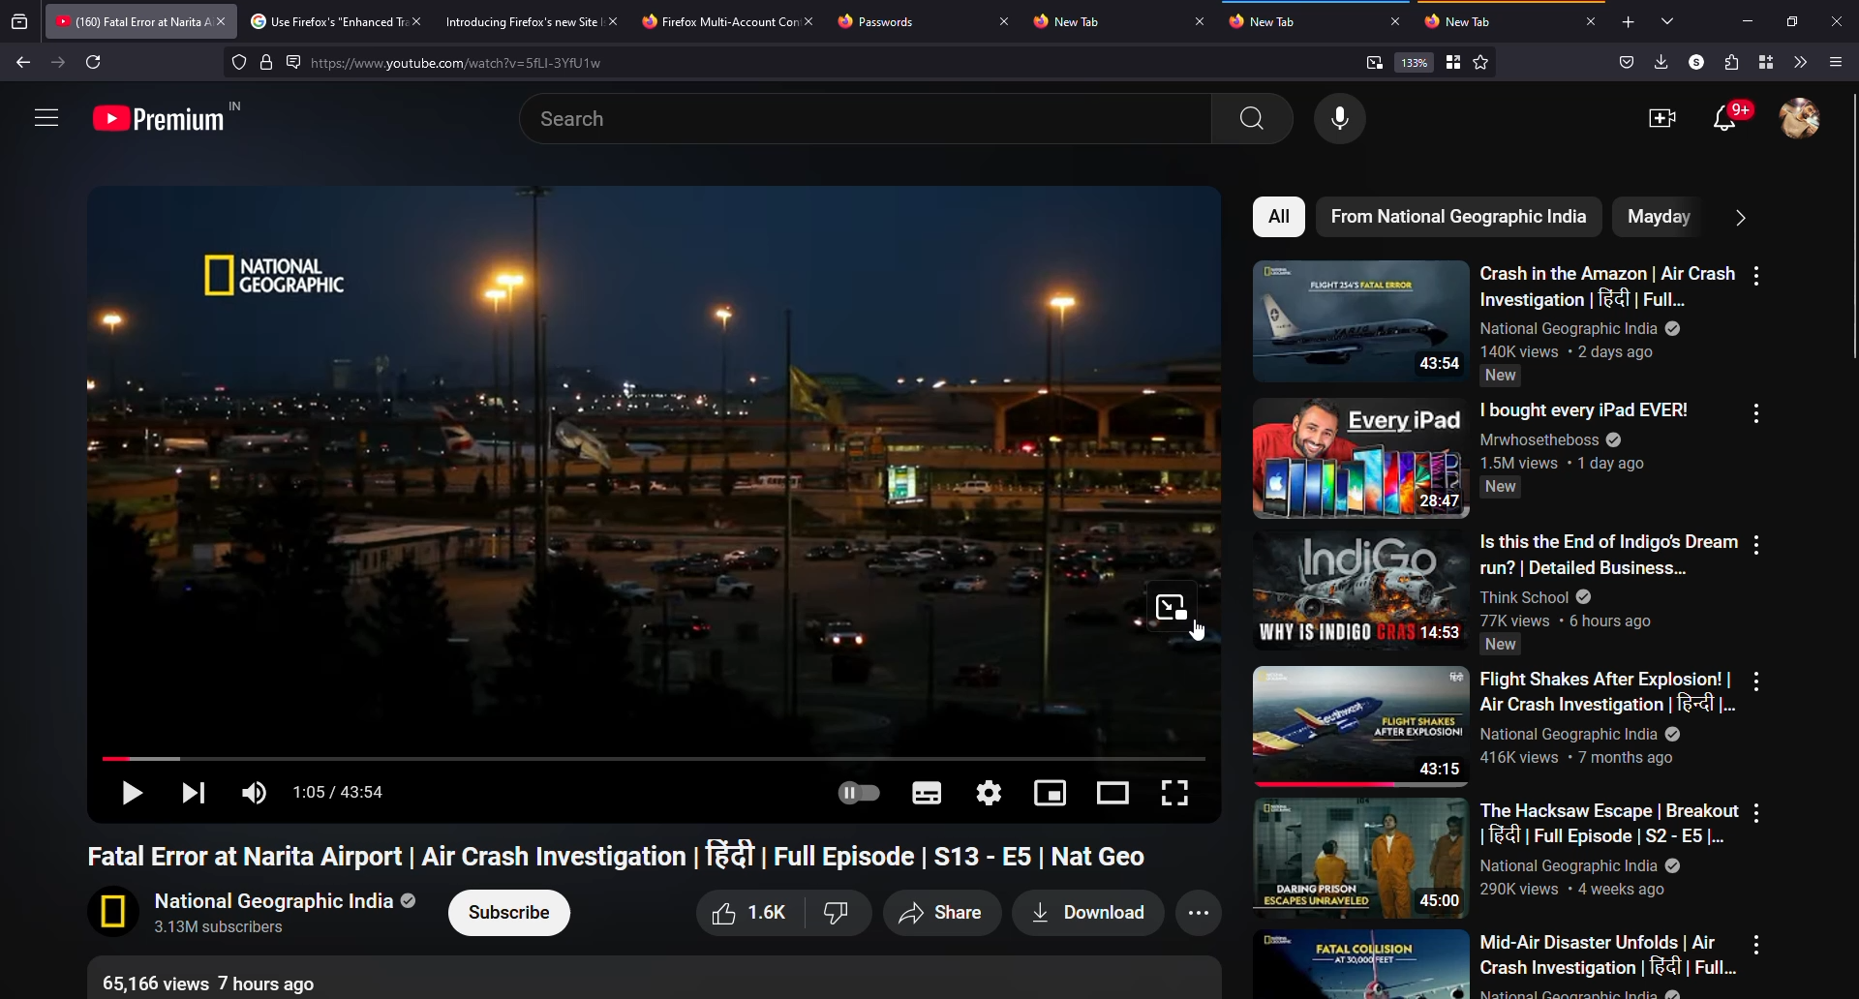 This screenshot has width=1859, height=999. What do you see at coordinates (1795, 22) in the screenshot?
I see `maximize` at bounding box center [1795, 22].